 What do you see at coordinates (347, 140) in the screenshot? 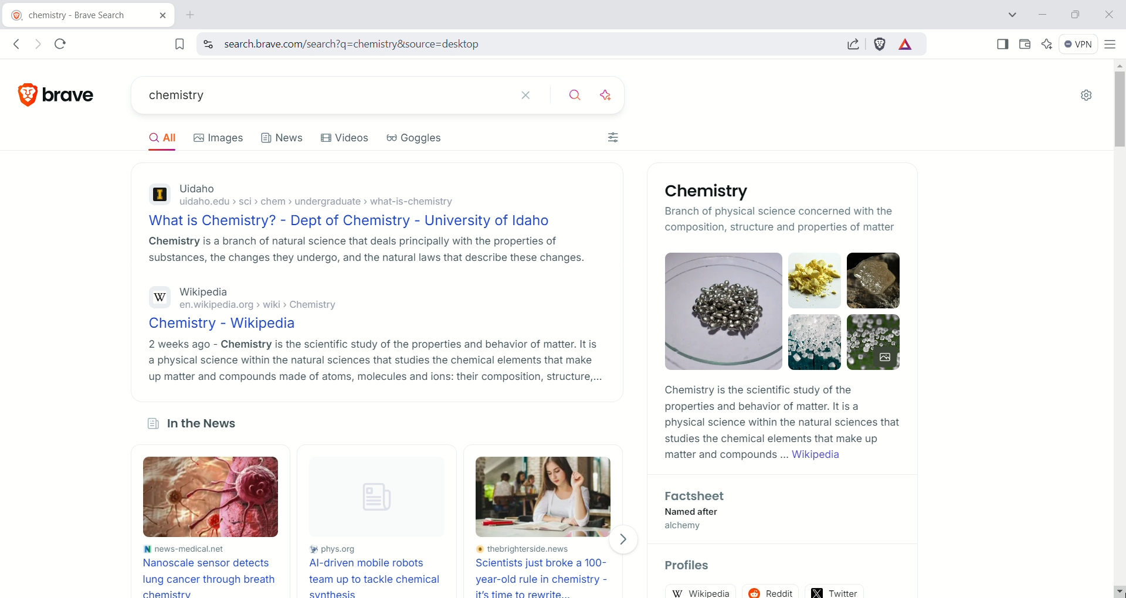
I see `Videos` at bounding box center [347, 140].